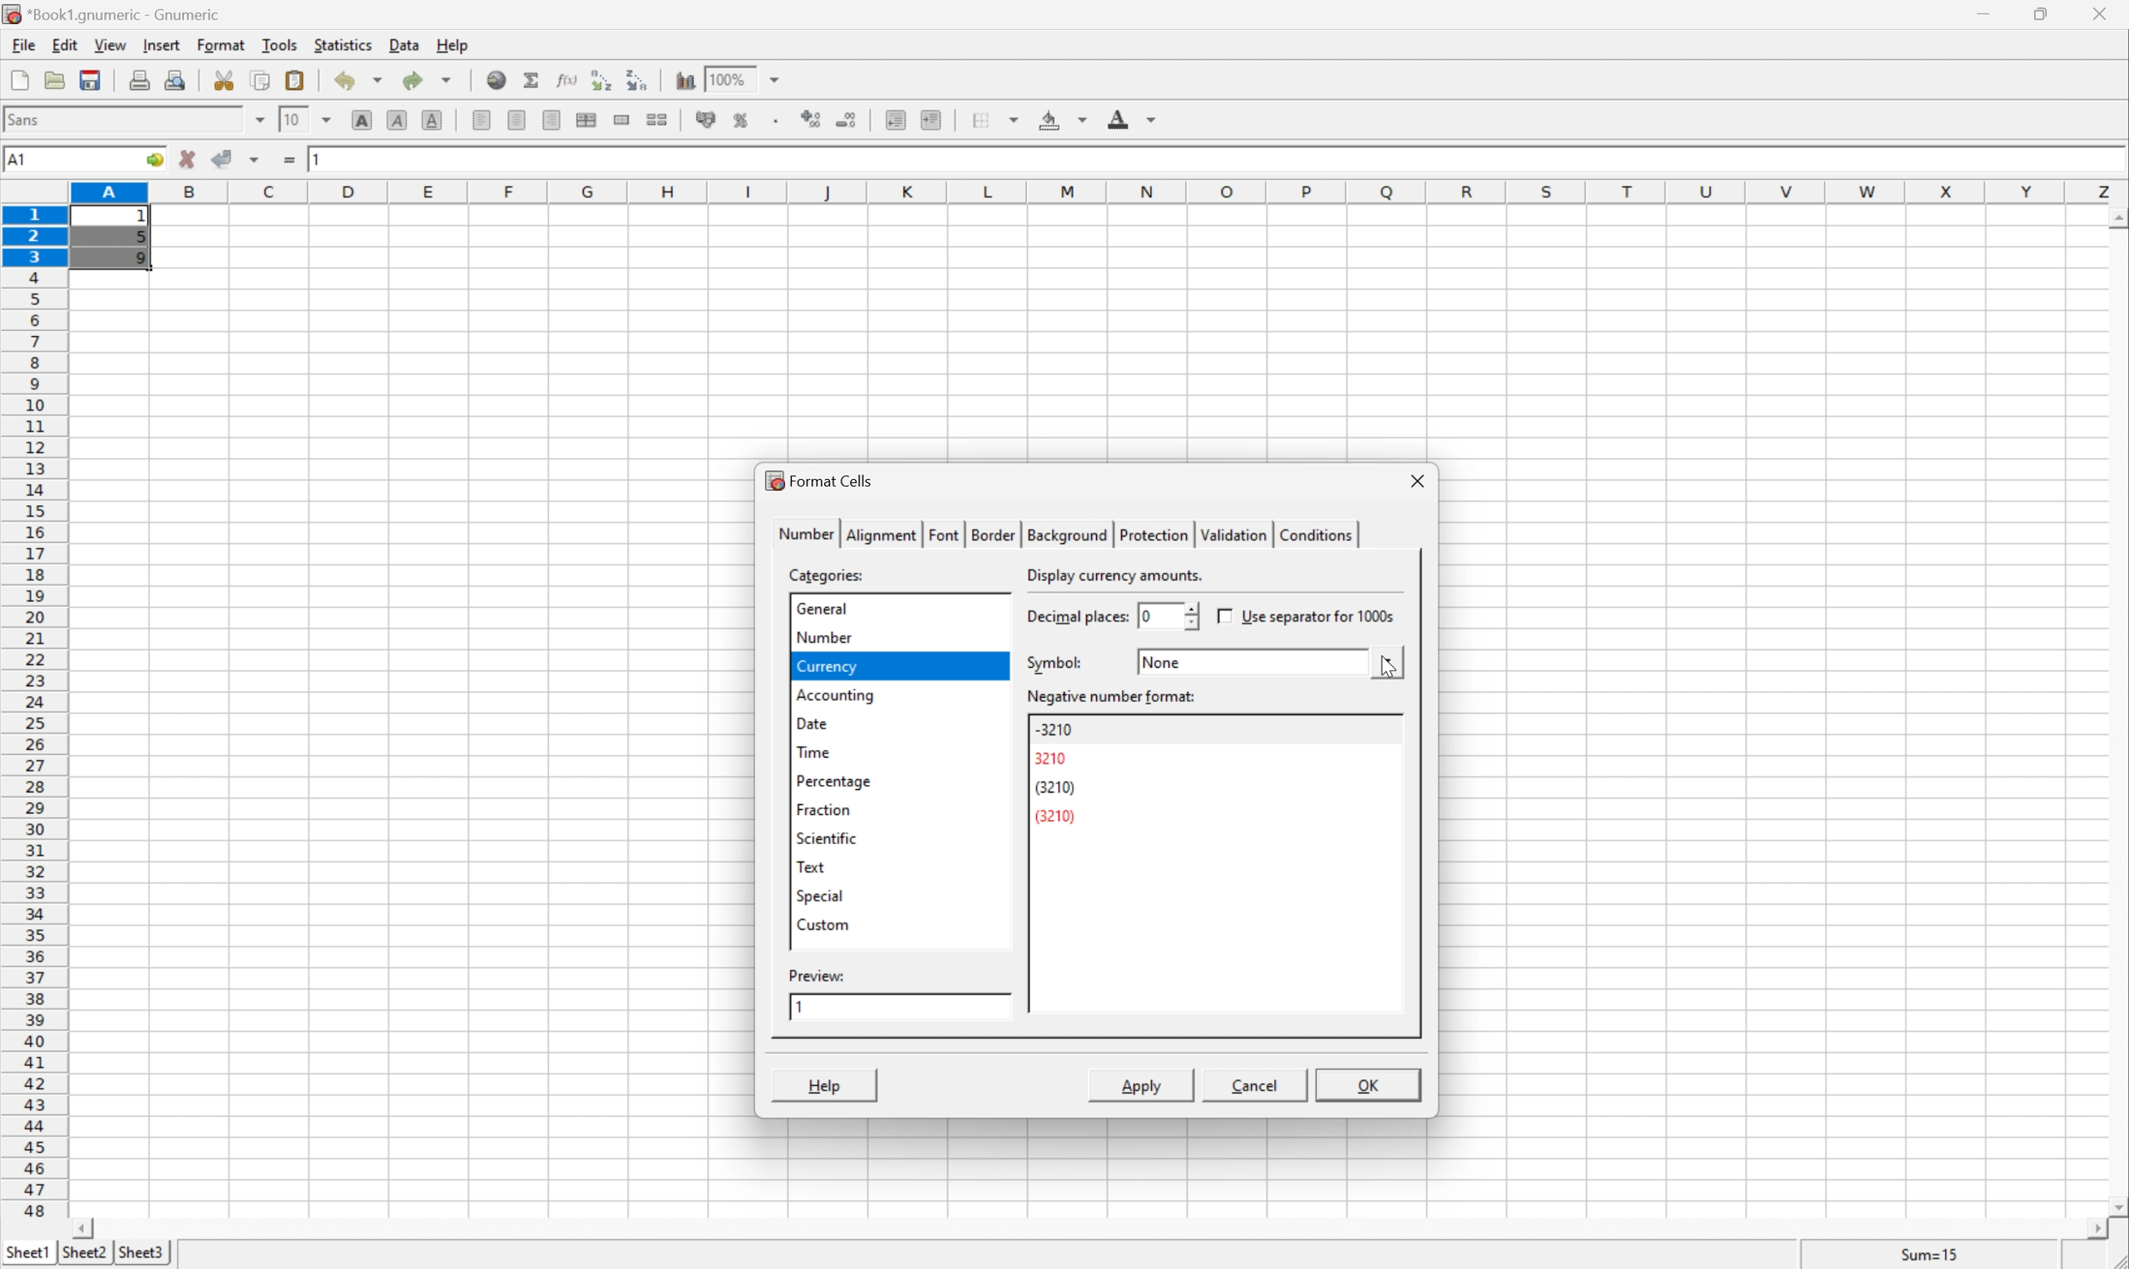 Image resolution: width=2129 pixels, height=1269 pixels. What do you see at coordinates (845, 119) in the screenshot?
I see `decrease number of decimals displayed` at bounding box center [845, 119].